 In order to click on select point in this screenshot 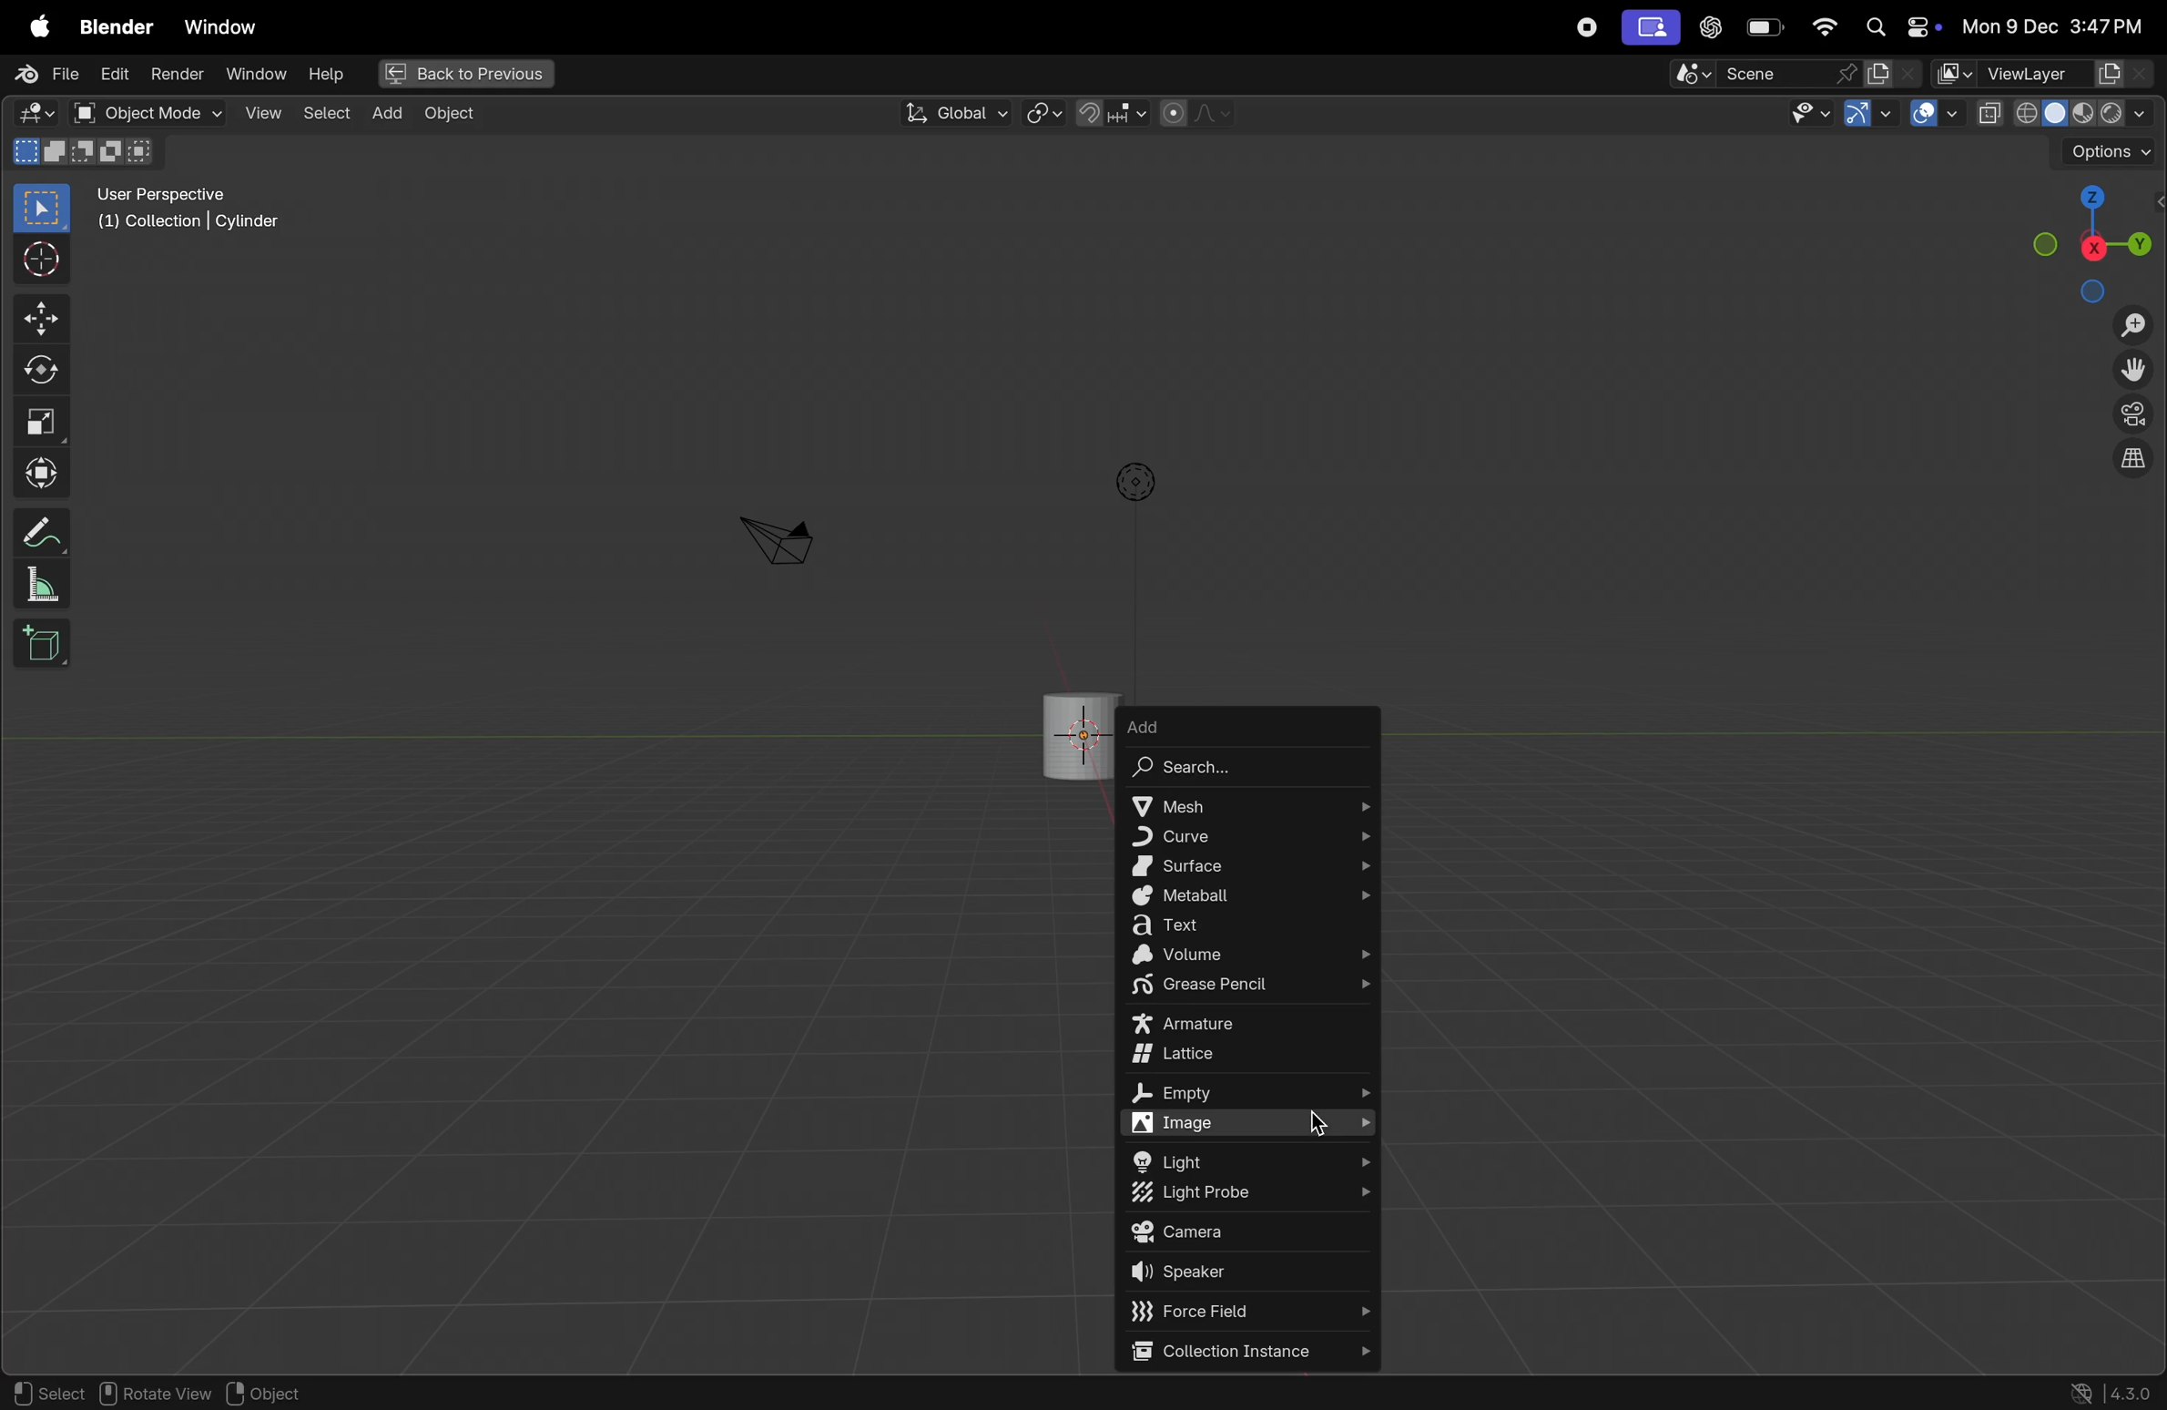, I will do `click(41, 207)`.